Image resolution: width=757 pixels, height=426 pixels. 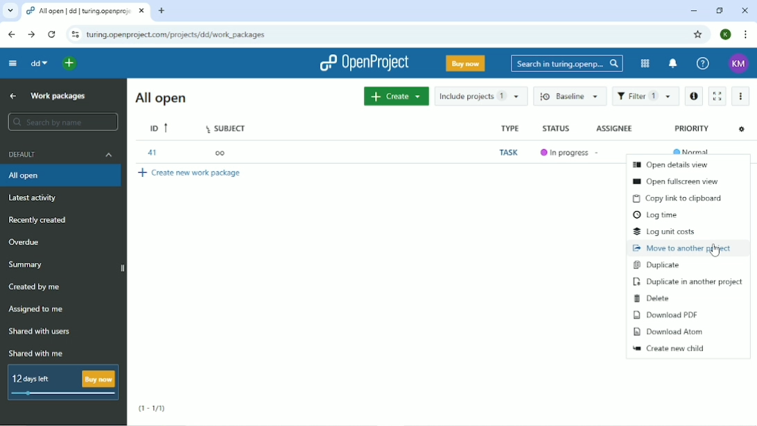 I want to click on cursor, so click(x=715, y=253).